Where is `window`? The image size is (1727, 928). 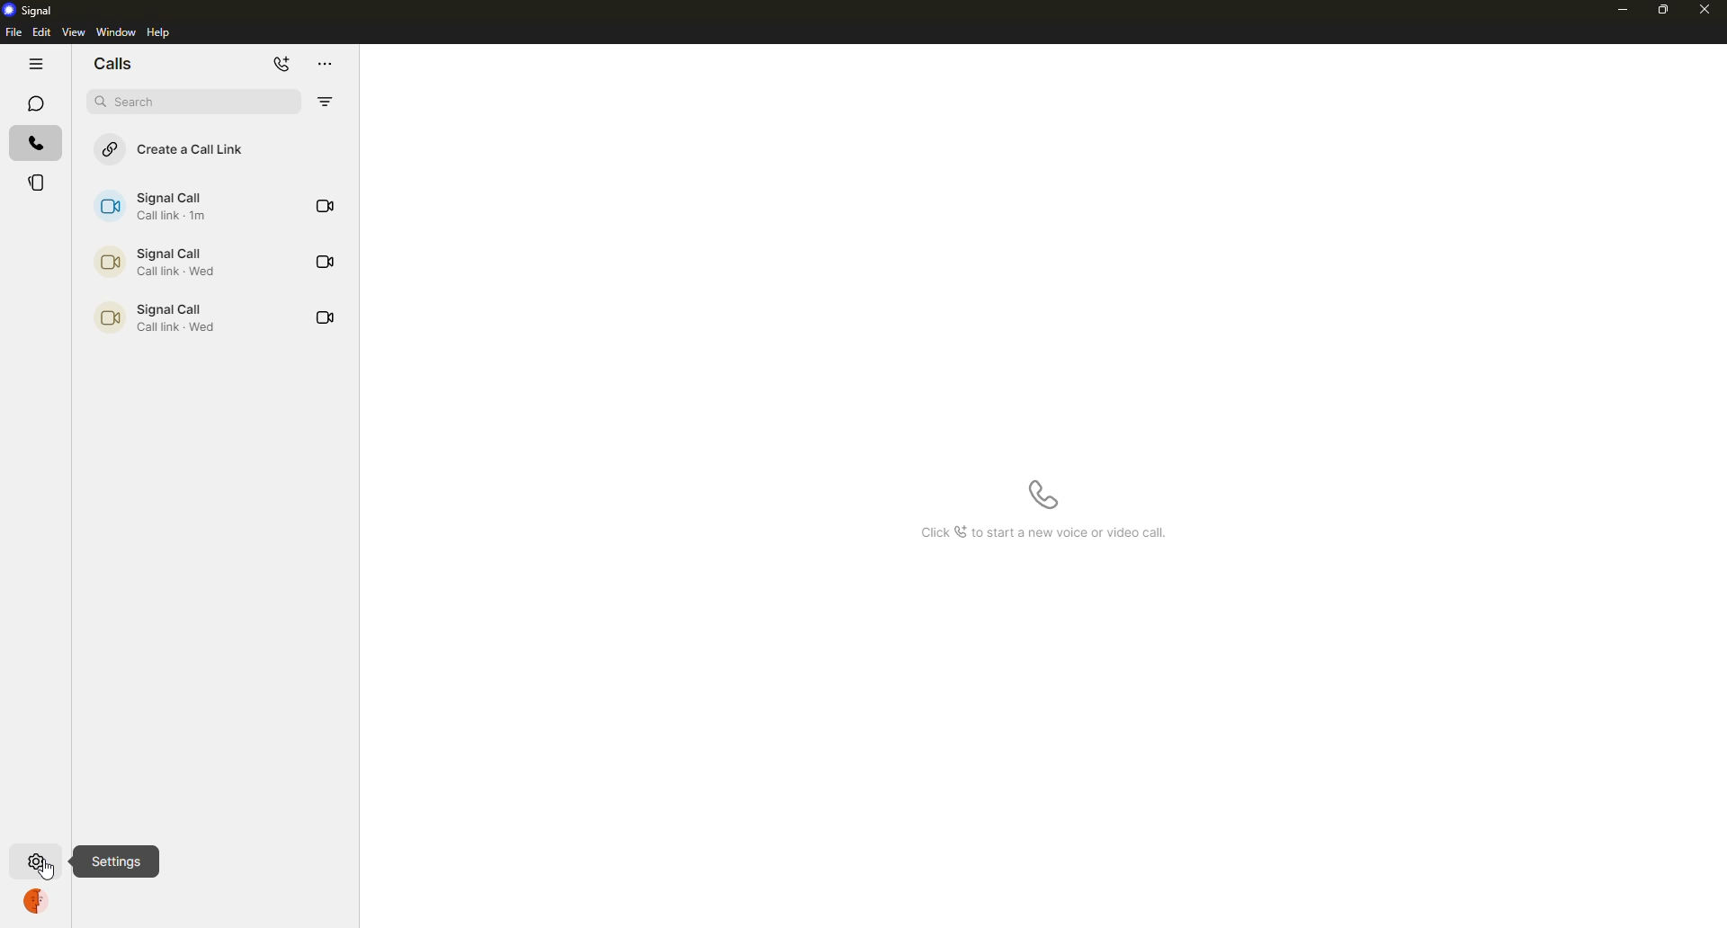 window is located at coordinates (116, 32).